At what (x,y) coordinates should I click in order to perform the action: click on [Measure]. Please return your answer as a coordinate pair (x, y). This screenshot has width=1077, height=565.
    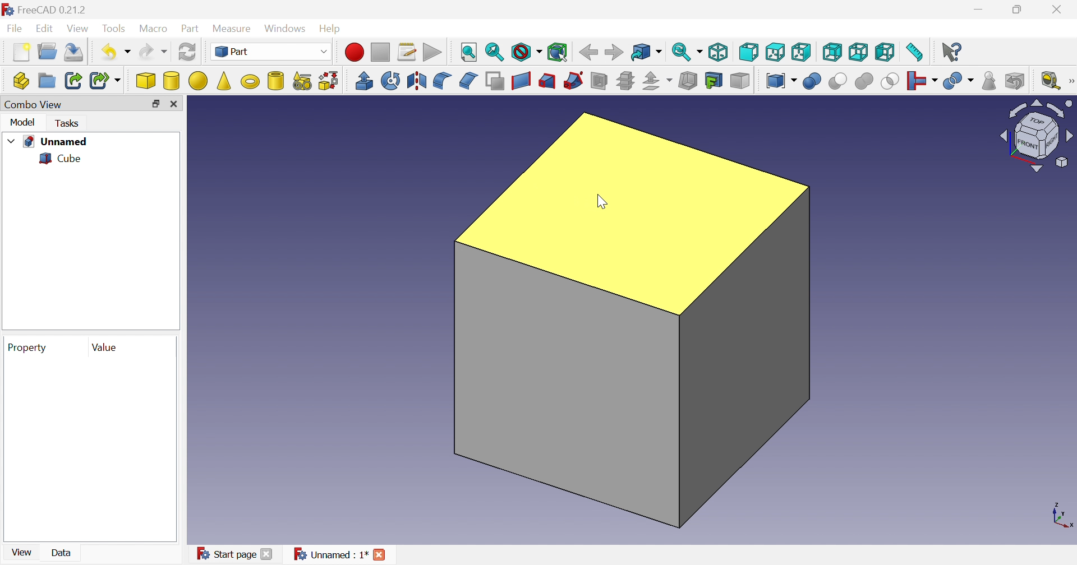
    Looking at the image, I should click on (1070, 80).